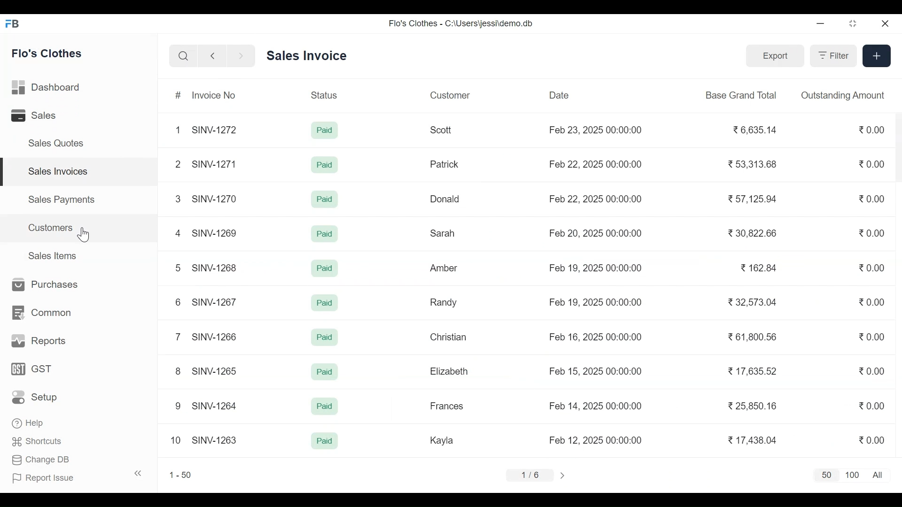 The height and width of the screenshot is (507, 902). What do you see at coordinates (878, 56) in the screenshot?
I see `+` at bounding box center [878, 56].